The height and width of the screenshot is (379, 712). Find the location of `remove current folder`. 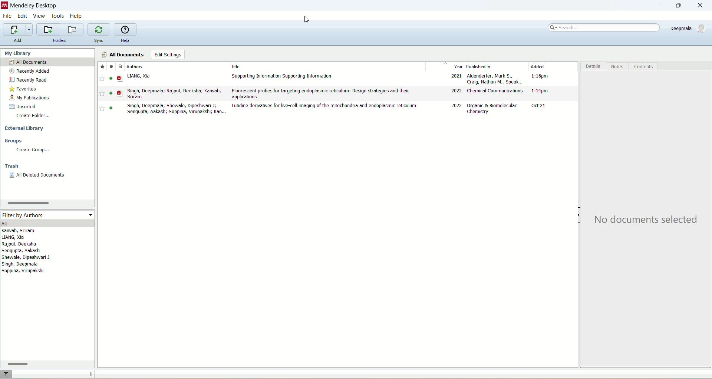

remove current folder is located at coordinates (72, 29).